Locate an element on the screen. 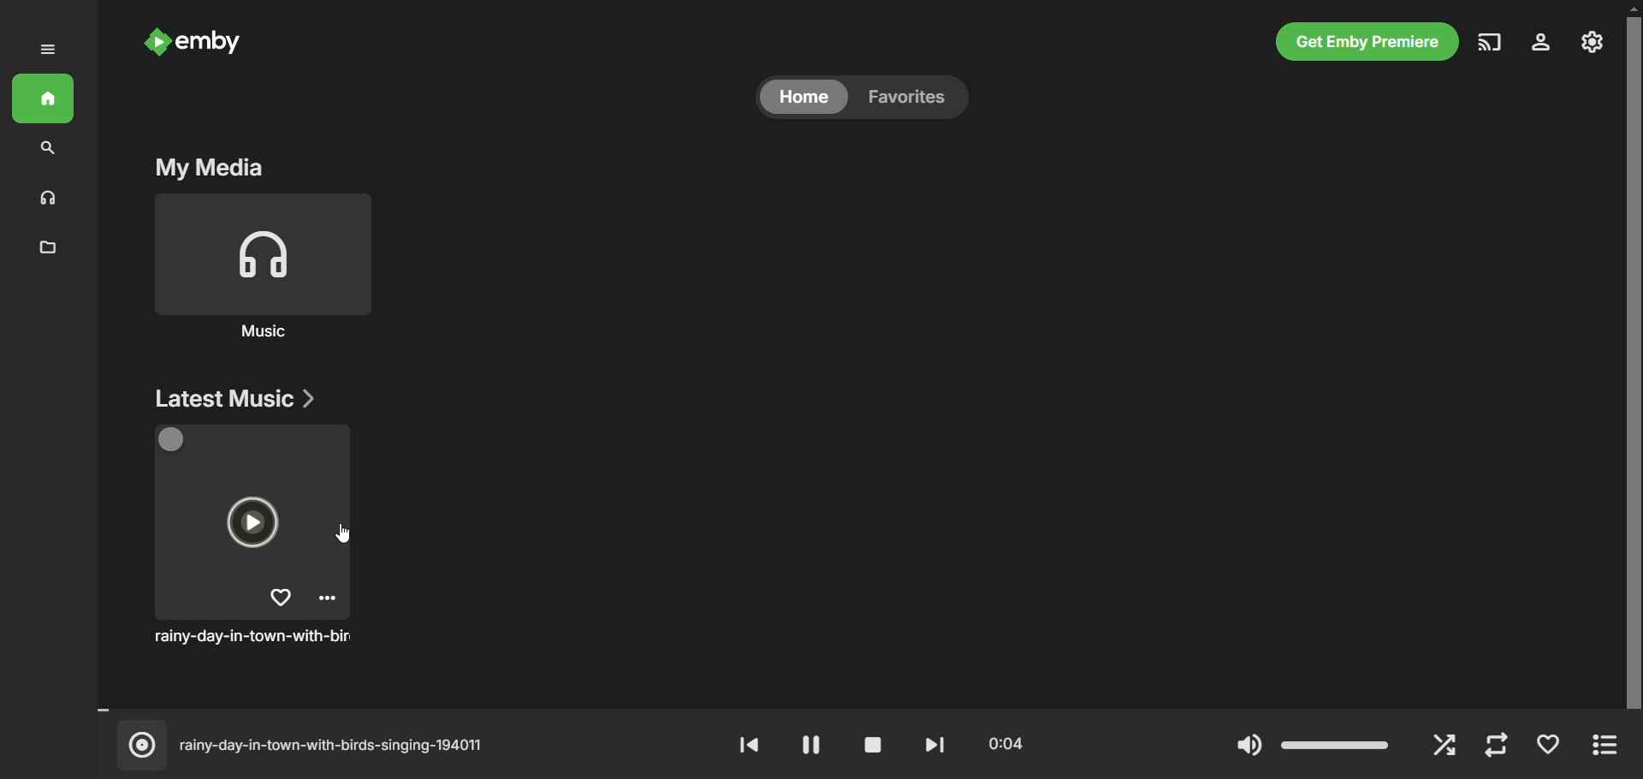 This screenshot has width=1643, height=779. music is located at coordinates (260, 256).